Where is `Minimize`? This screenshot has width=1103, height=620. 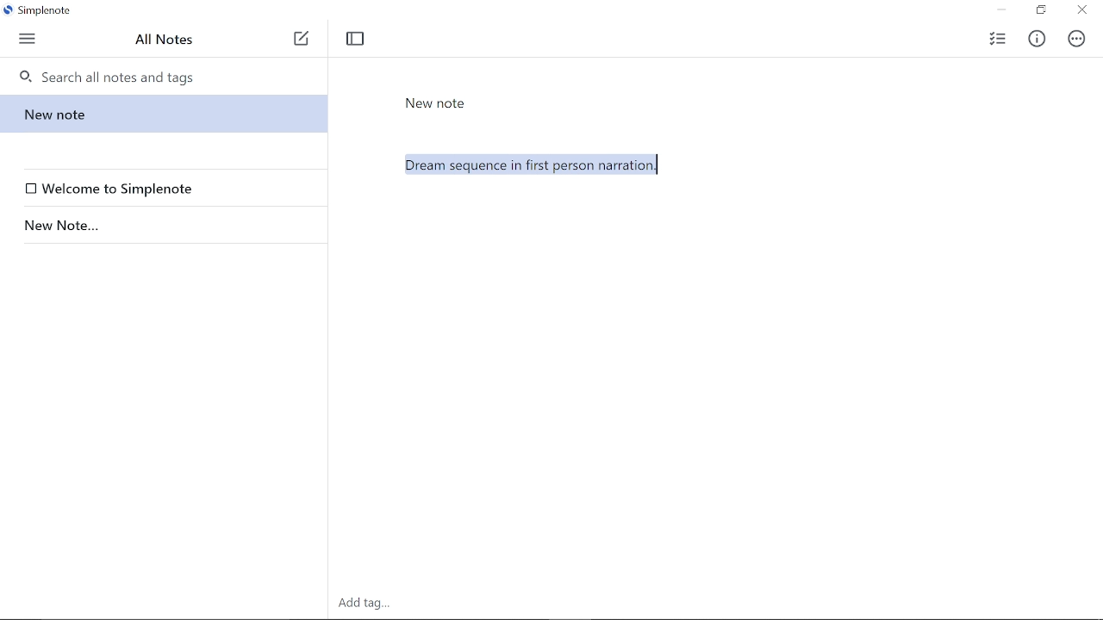 Minimize is located at coordinates (1001, 10).